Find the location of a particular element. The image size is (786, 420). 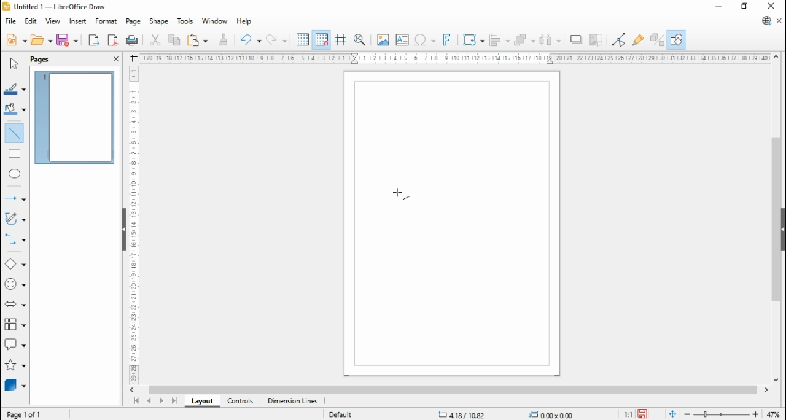

fit document to window is located at coordinates (672, 414).